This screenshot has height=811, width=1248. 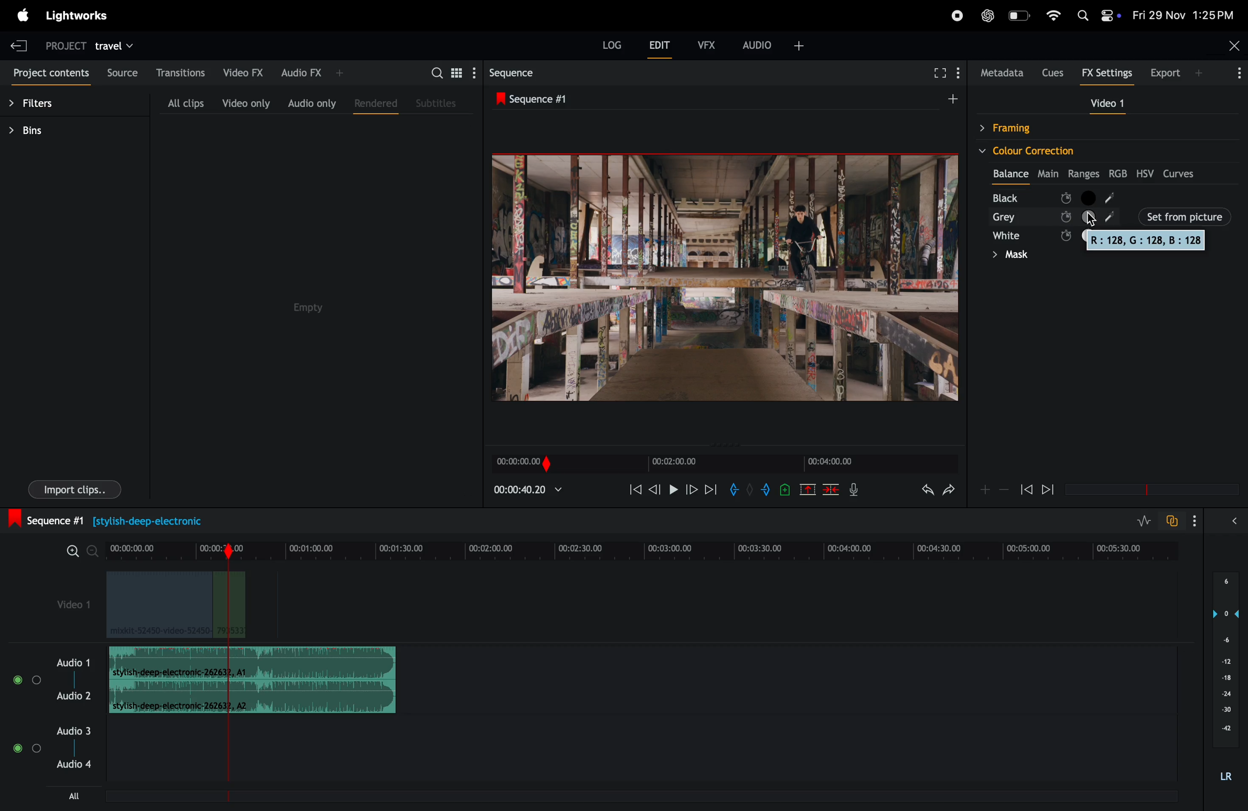 What do you see at coordinates (959, 71) in the screenshot?
I see `show menu` at bounding box center [959, 71].